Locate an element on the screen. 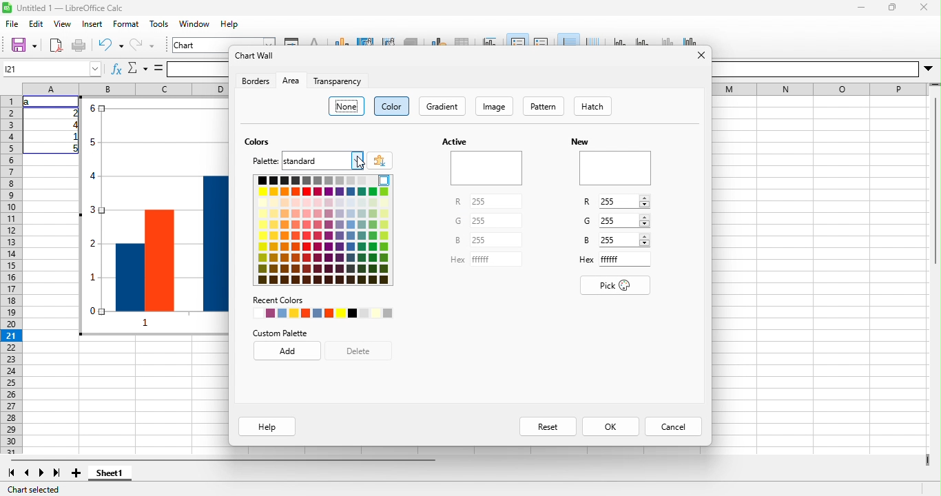 The width and height of the screenshot is (941, 496). borders is located at coordinates (256, 81).